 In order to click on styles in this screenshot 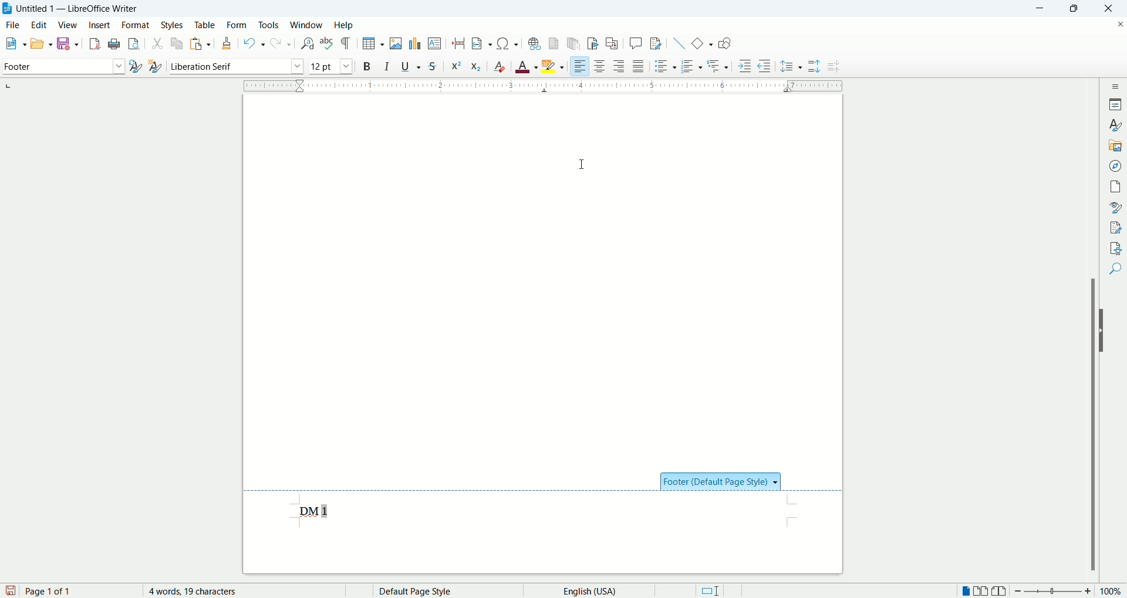, I will do `click(174, 25)`.